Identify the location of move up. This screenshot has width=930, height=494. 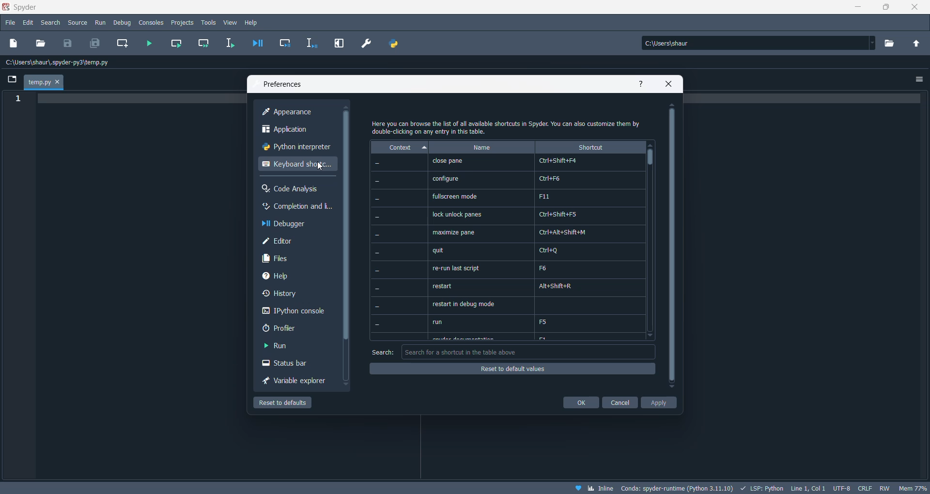
(651, 145).